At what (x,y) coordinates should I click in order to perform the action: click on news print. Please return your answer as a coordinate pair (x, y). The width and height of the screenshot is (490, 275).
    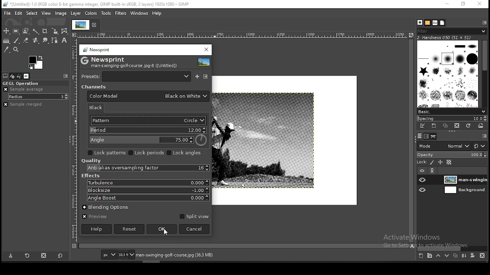
    Looking at the image, I should click on (96, 49).